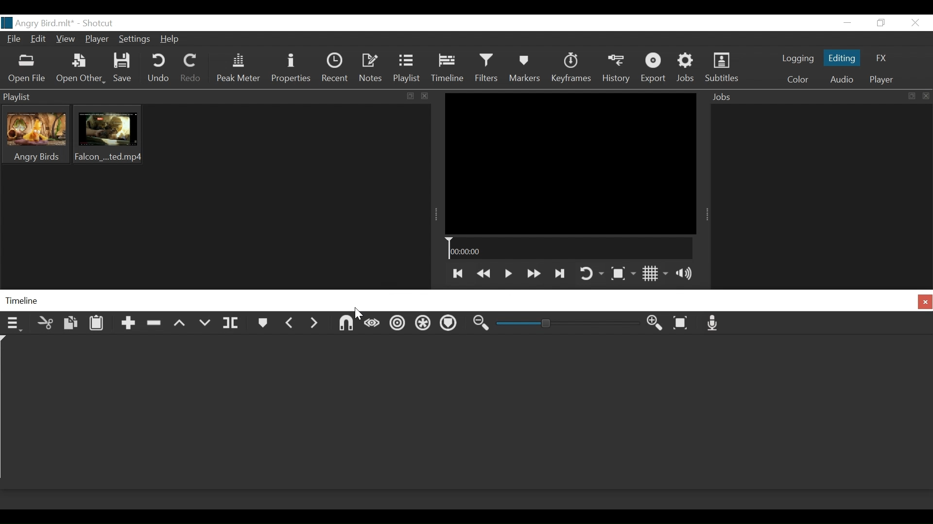  I want to click on Lift, so click(180, 327).